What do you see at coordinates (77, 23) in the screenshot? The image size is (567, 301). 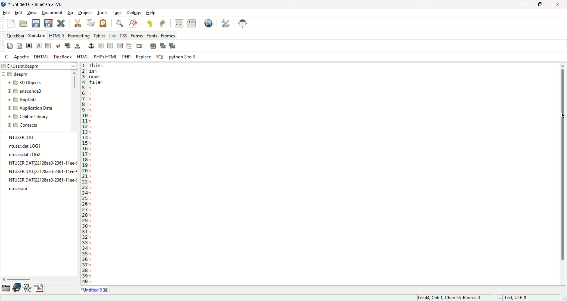 I see `cut` at bounding box center [77, 23].